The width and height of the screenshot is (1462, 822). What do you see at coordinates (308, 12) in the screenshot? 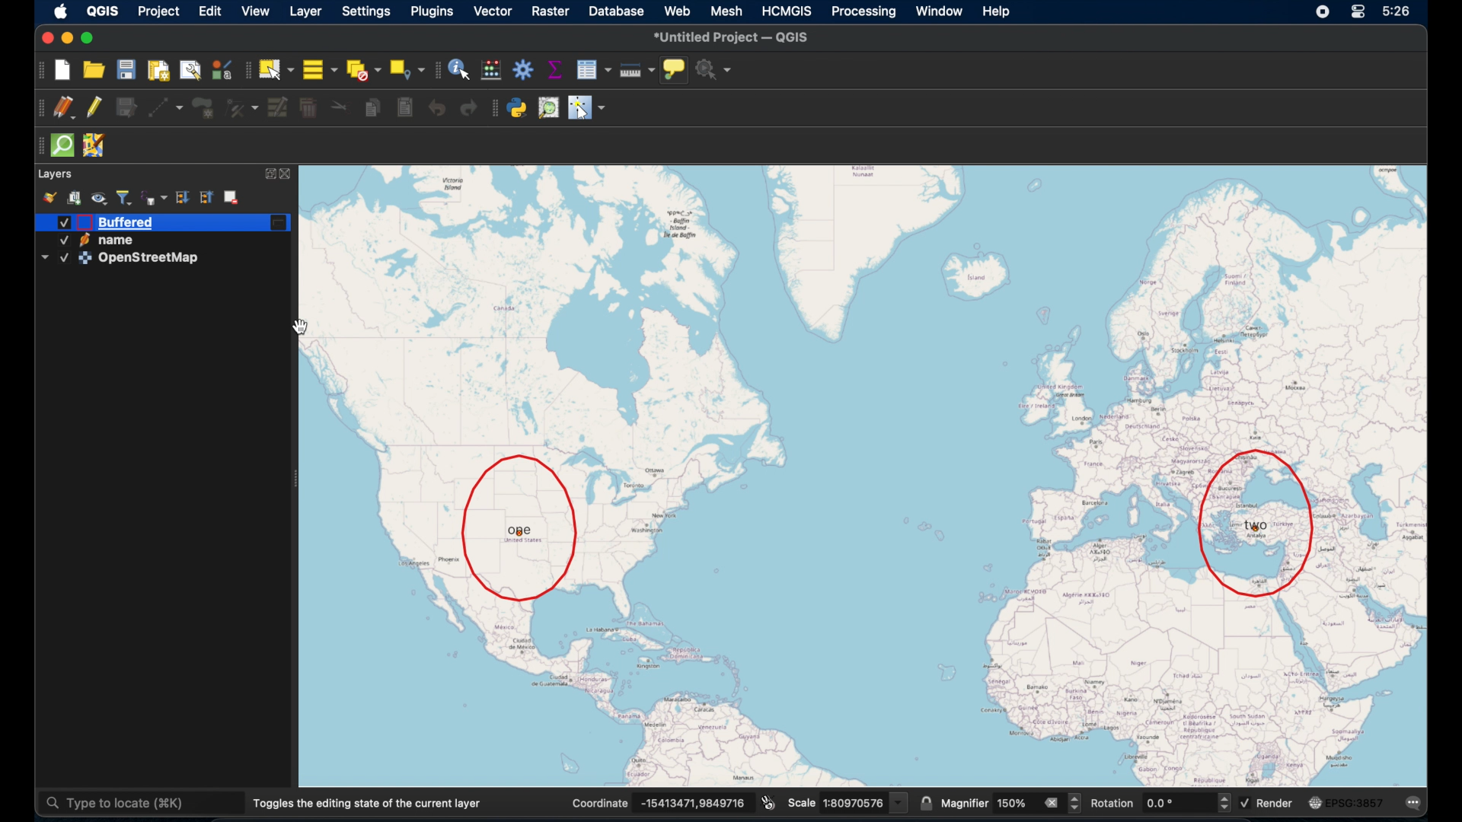
I see `layer` at bounding box center [308, 12].